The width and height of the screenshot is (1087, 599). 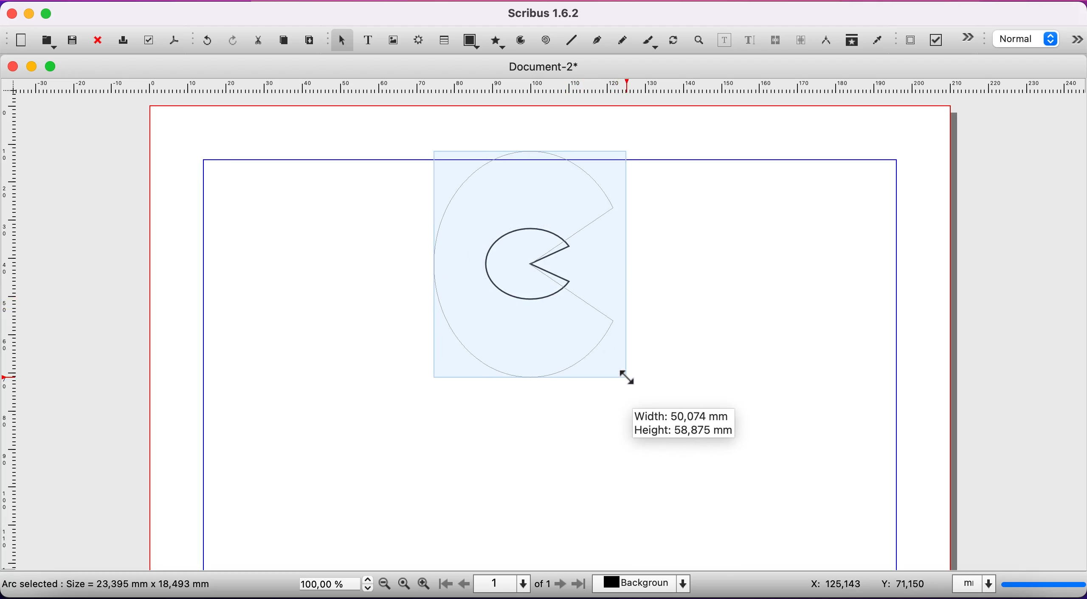 What do you see at coordinates (692, 426) in the screenshot?
I see `width and height` at bounding box center [692, 426].